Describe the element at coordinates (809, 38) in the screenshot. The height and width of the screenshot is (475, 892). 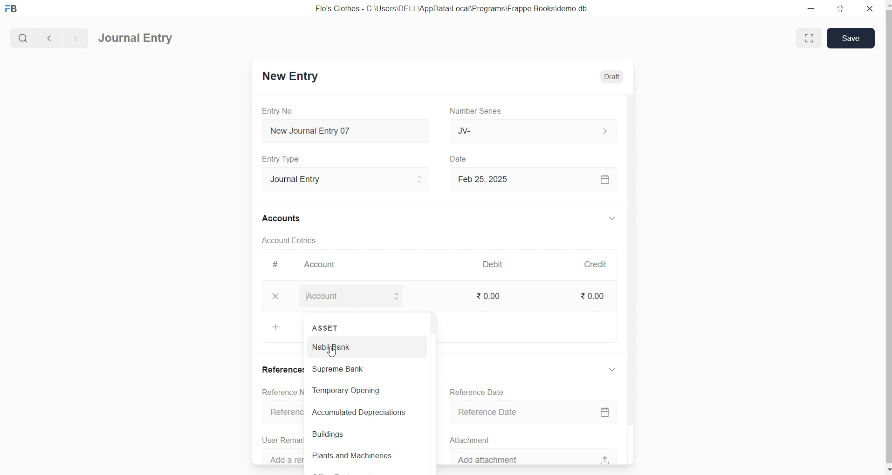
I see `maximize window` at that location.